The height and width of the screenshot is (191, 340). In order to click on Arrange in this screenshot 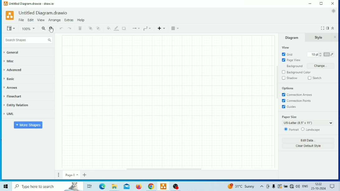, I will do `click(54, 20)`.